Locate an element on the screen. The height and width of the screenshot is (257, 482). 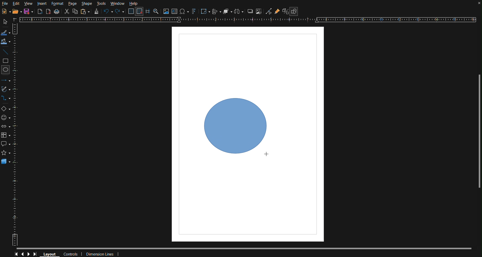
Open is located at coordinates (16, 11).